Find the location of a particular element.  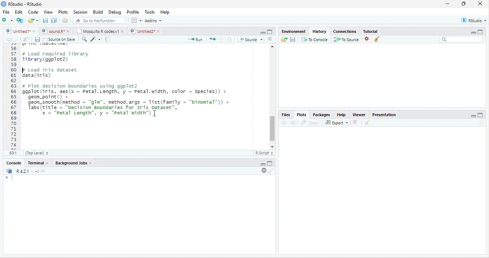

Line numbering is located at coordinates (13, 96).